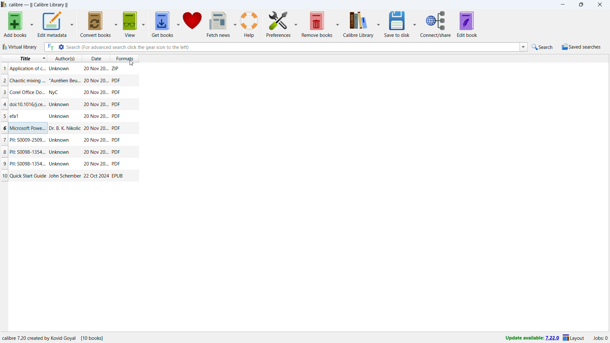 Image resolution: width=610 pixels, height=343 pixels. Describe the element at coordinates (124, 58) in the screenshot. I see `formats` at that location.